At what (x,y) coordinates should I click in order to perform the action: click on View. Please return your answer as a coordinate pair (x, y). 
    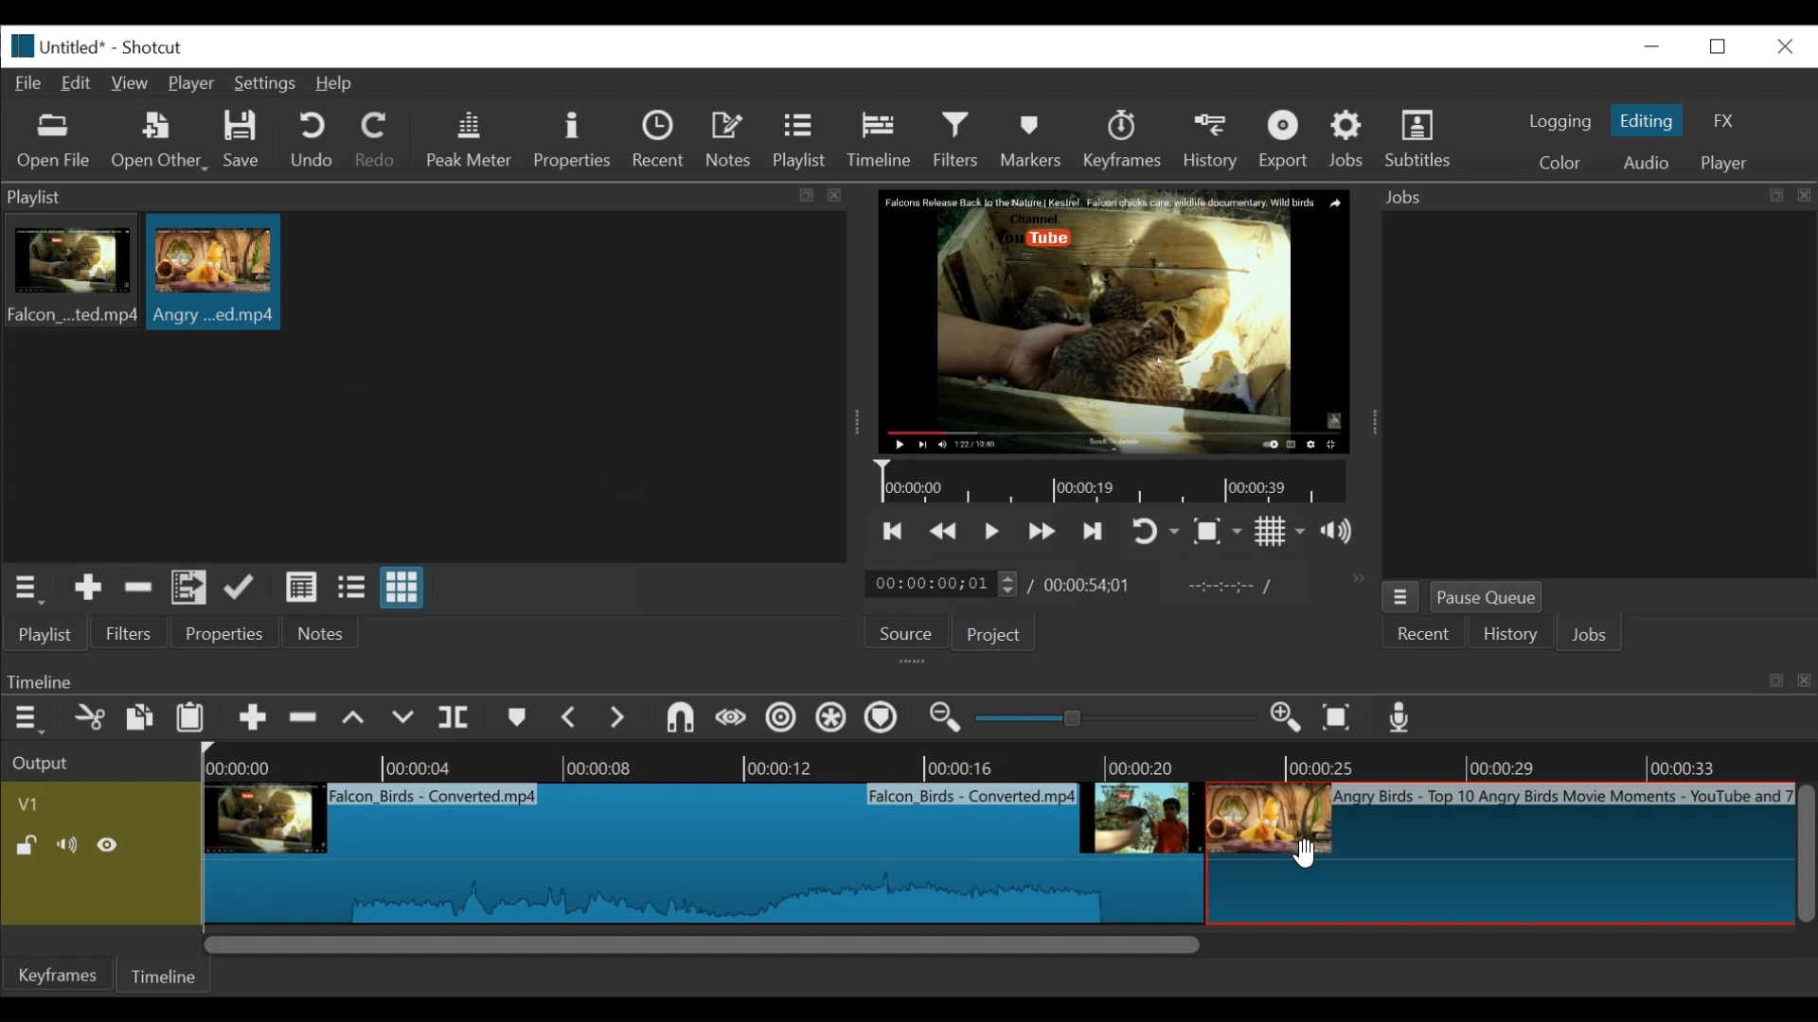
    Looking at the image, I should click on (132, 83).